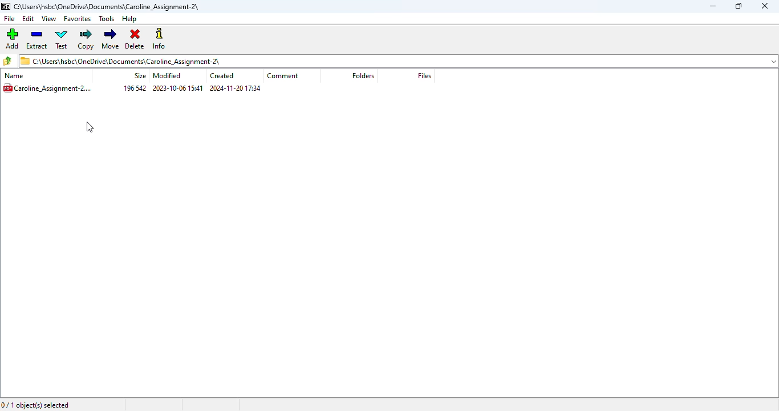  What do you see at coordinates (107, 19) in the screenshot?
I see `tools` at bounding box center [107, 19].